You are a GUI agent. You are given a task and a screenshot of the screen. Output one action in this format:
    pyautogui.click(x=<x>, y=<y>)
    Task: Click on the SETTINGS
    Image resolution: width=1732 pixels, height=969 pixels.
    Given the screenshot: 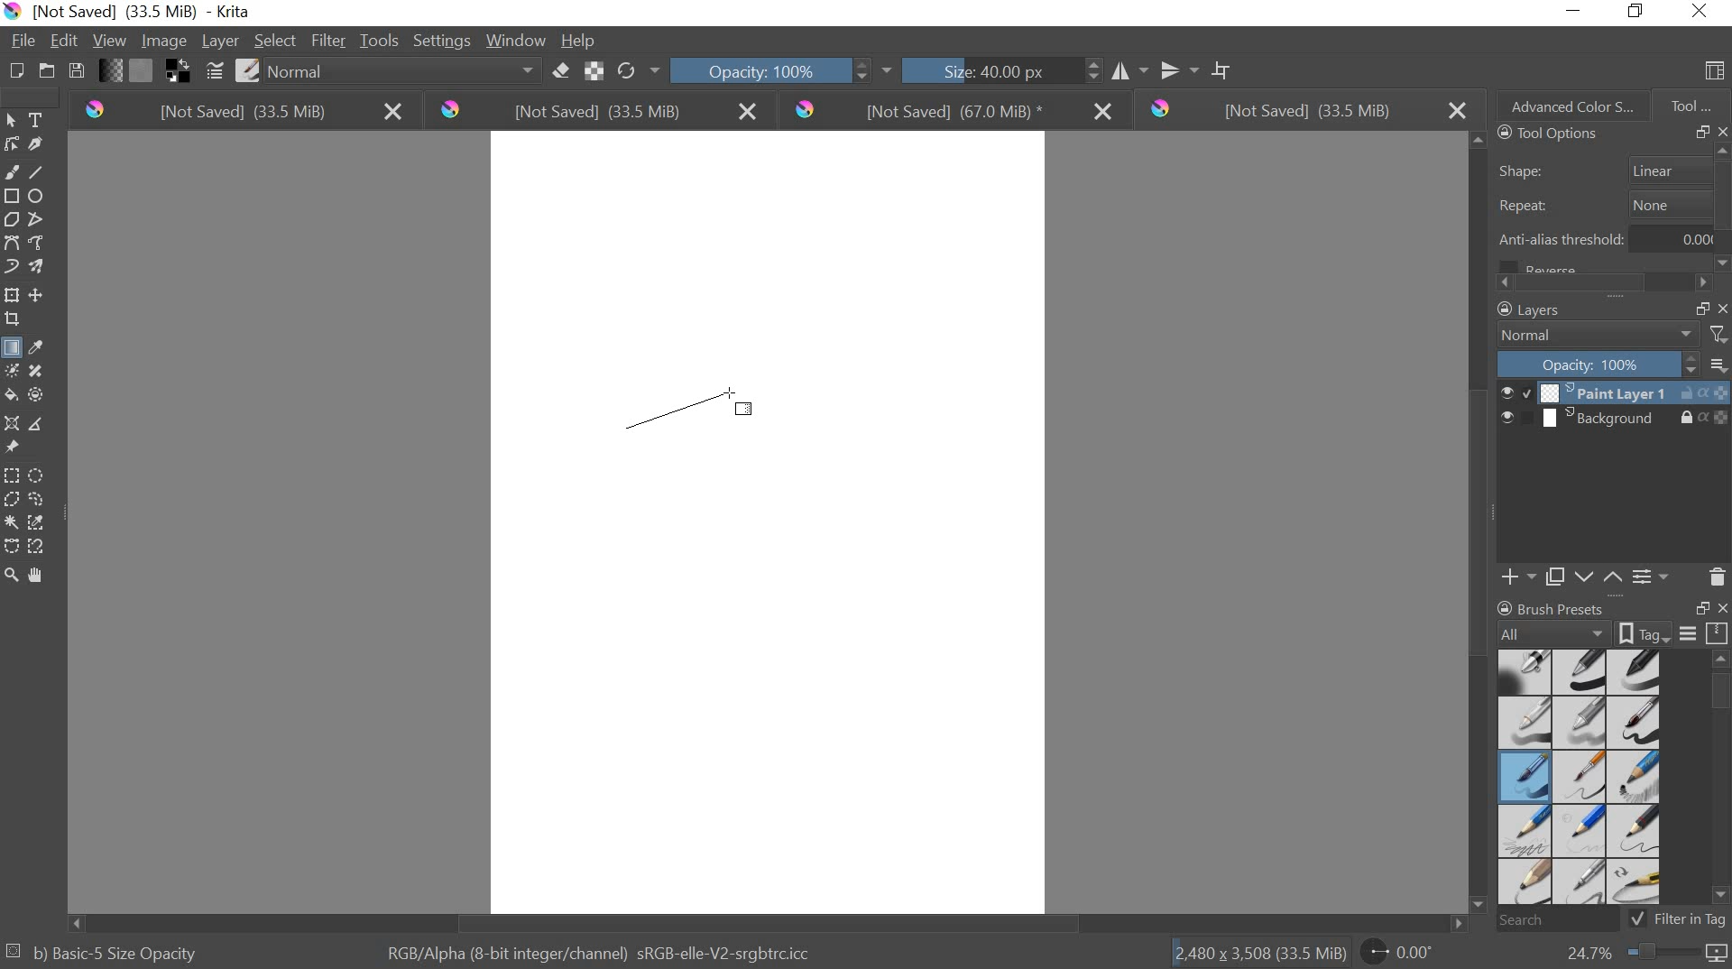 What is the action you would take?
    pyautogui.click(x=441, y=40)
    